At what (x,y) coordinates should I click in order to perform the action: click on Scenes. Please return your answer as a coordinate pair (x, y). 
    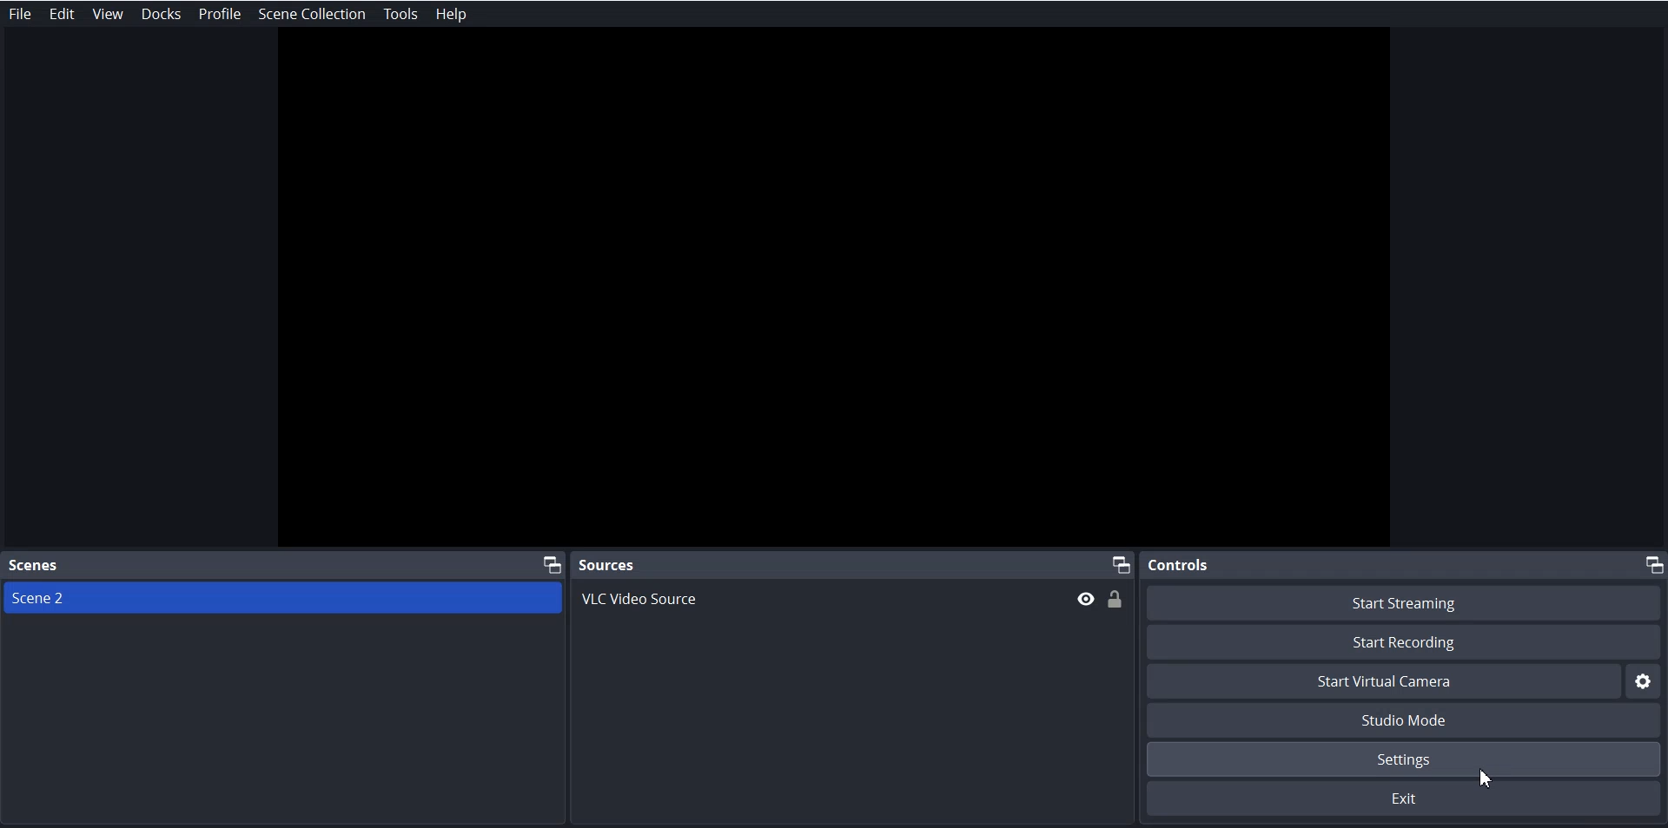
    Looking at the image, I should click on (35, 564).